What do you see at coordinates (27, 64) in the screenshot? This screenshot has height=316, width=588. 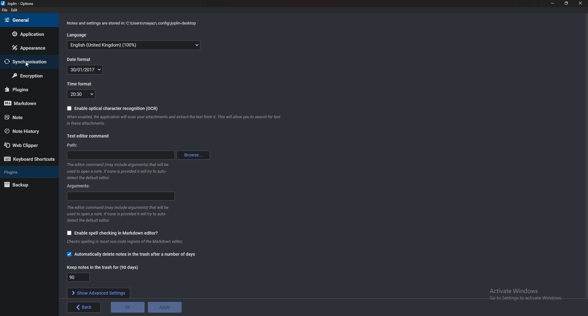 I see `Mouse Cursor` at bounding box center [27, 64].